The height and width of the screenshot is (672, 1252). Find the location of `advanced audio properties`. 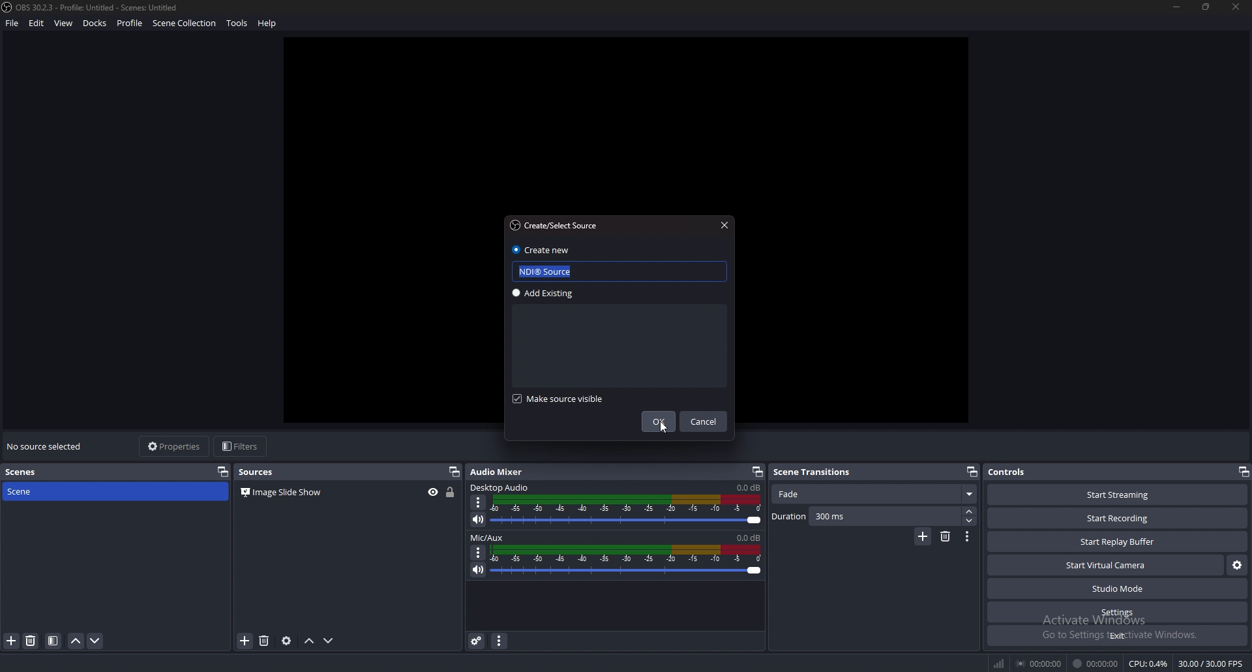

advanced audio properties is located at coordinates (477, 641).